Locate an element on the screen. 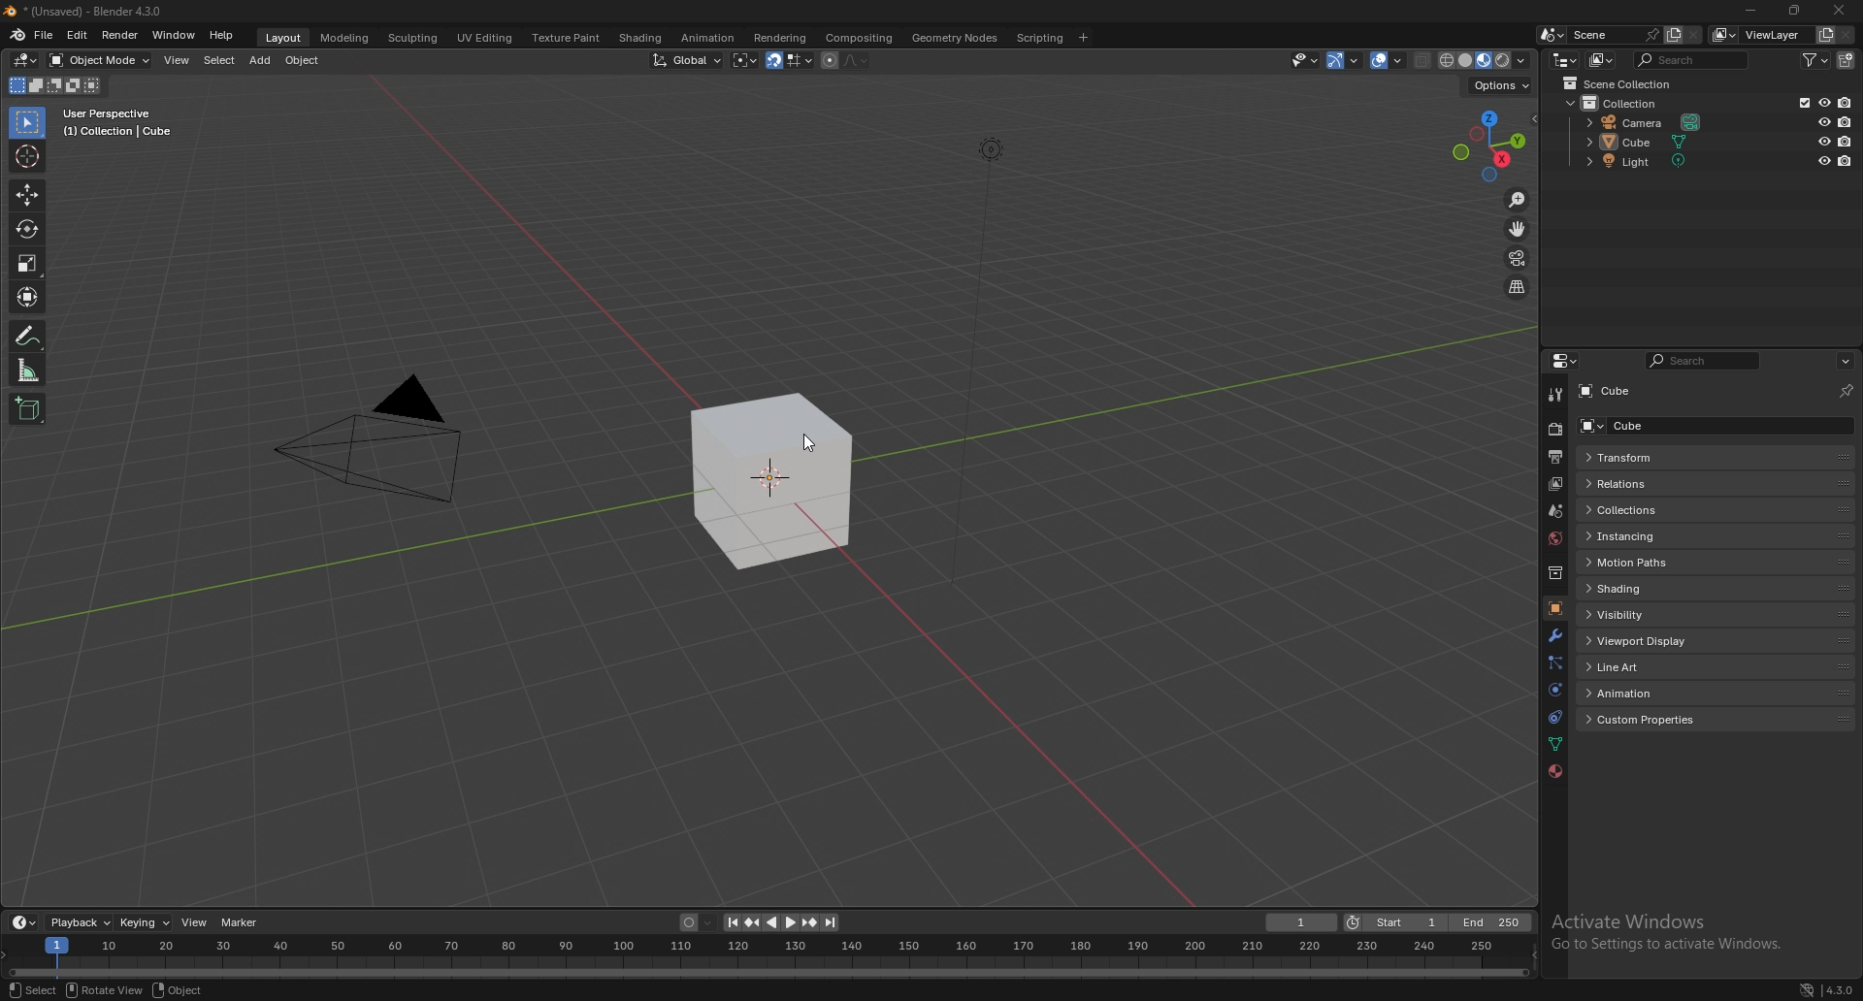  disable in renders is located at coordinates (1846, 103).